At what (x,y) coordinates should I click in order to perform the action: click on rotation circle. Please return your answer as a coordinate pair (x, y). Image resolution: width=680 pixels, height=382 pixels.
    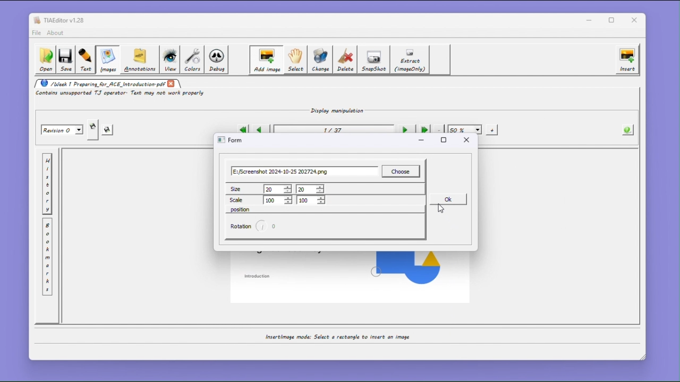
    Looking at the image, I should click on (260, 227).